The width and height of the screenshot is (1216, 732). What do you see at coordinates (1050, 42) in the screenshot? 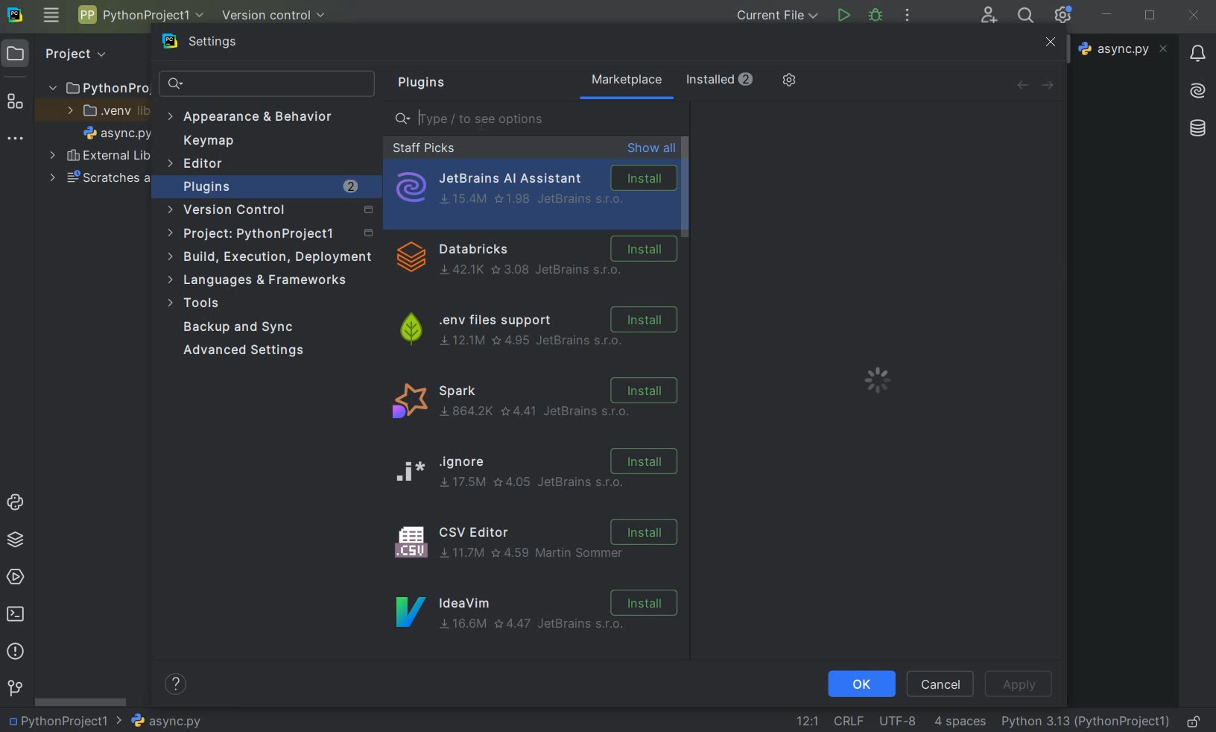
I see `close` at bounding box center [1050, 42].